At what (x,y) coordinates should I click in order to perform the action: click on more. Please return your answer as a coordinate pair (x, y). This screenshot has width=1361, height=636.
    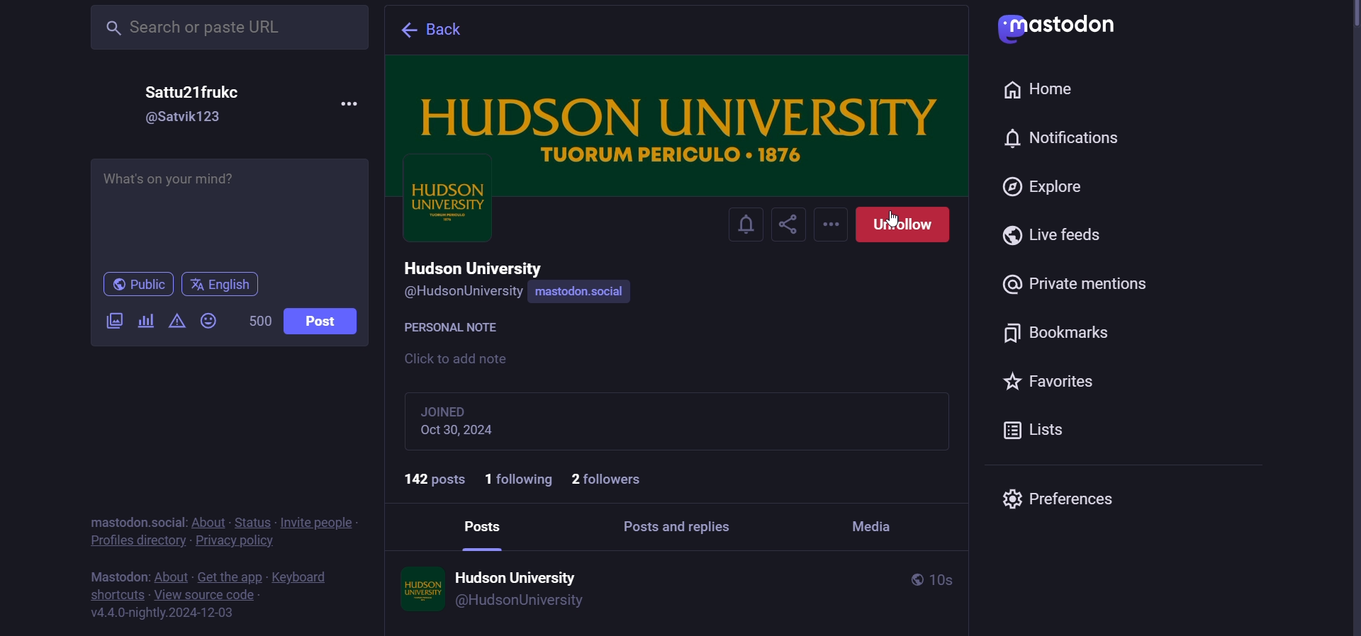
    Looking at the image, I should click on (352, 103).